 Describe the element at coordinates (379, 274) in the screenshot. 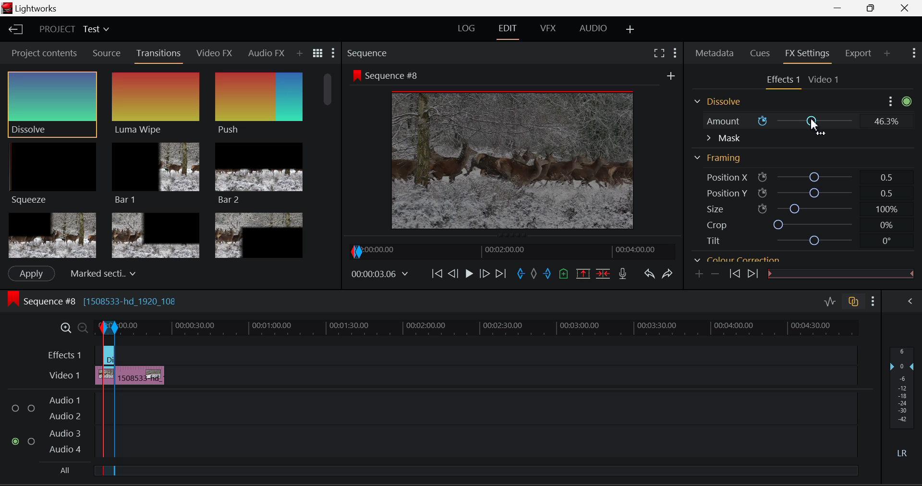

I see `Frame Time` at that location.